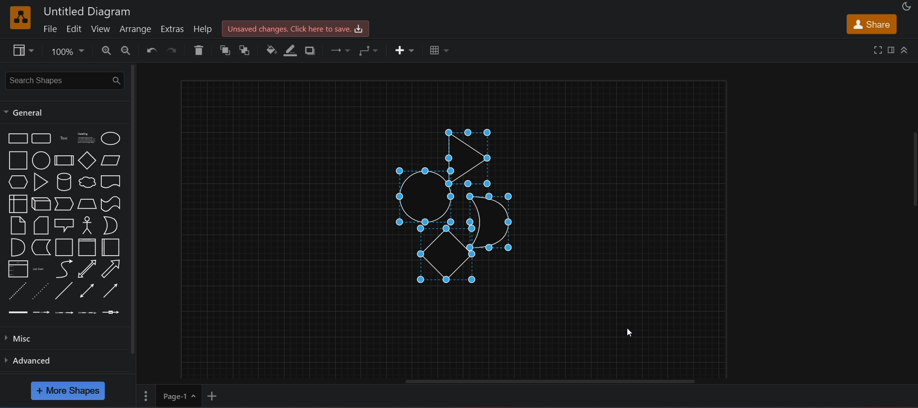 This screenshot has height=408, width=918. Describe the element at coordinates (86, 248) in the screenshot. I see `vertical container` at that location.